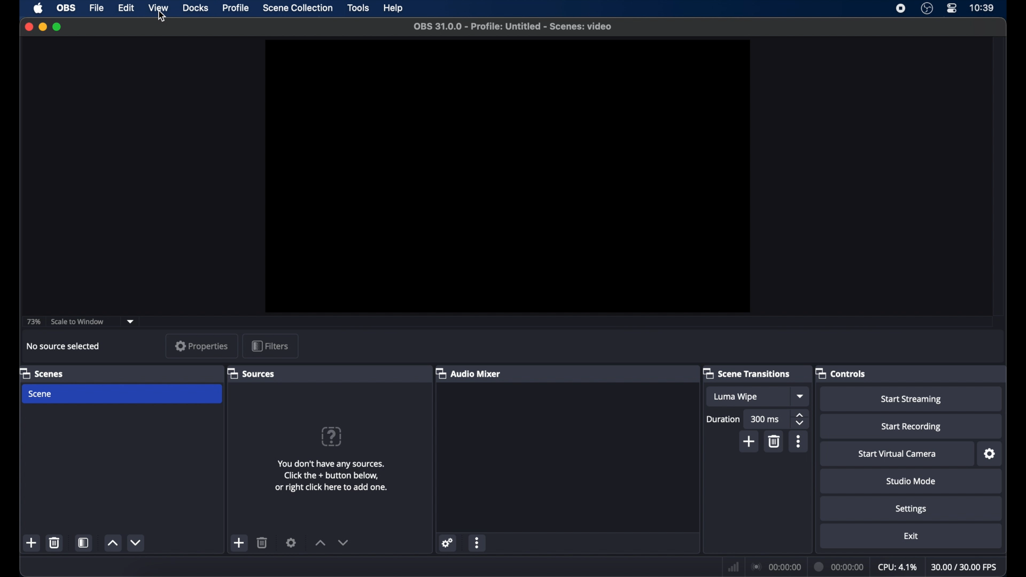 The width and height of the screenshot is (1026, 577). I want to click on increment, so click(321, 543).